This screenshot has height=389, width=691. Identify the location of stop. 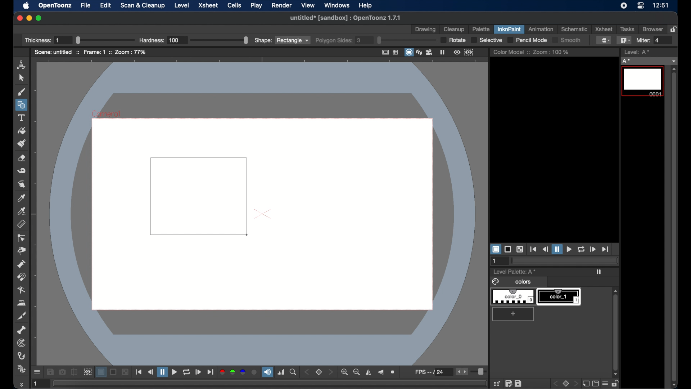
(566, 383).